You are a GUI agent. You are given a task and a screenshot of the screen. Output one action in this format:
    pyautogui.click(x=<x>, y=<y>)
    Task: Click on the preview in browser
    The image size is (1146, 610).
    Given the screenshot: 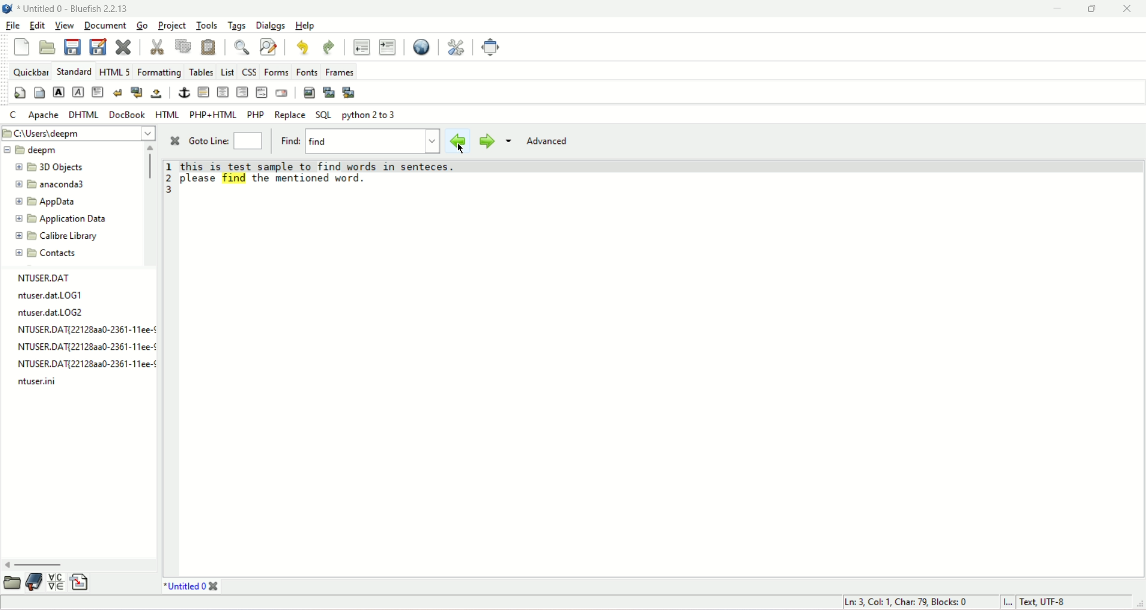 What is the action you would take?
    pyautogui.click(x=422, y=46)
    